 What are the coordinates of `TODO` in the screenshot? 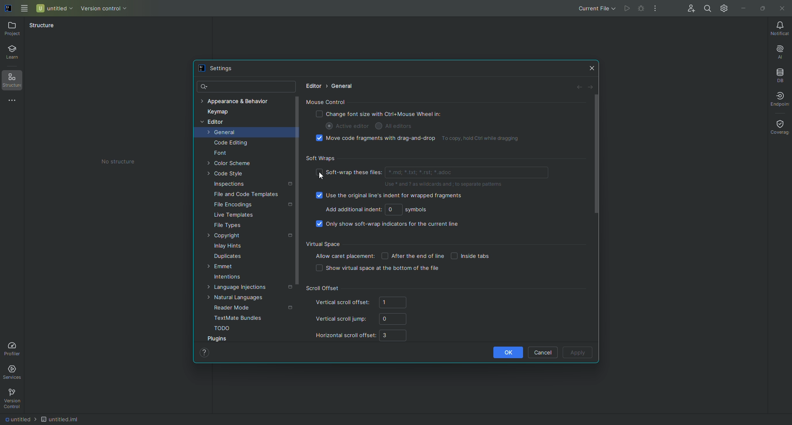 It's located at (223, 328).